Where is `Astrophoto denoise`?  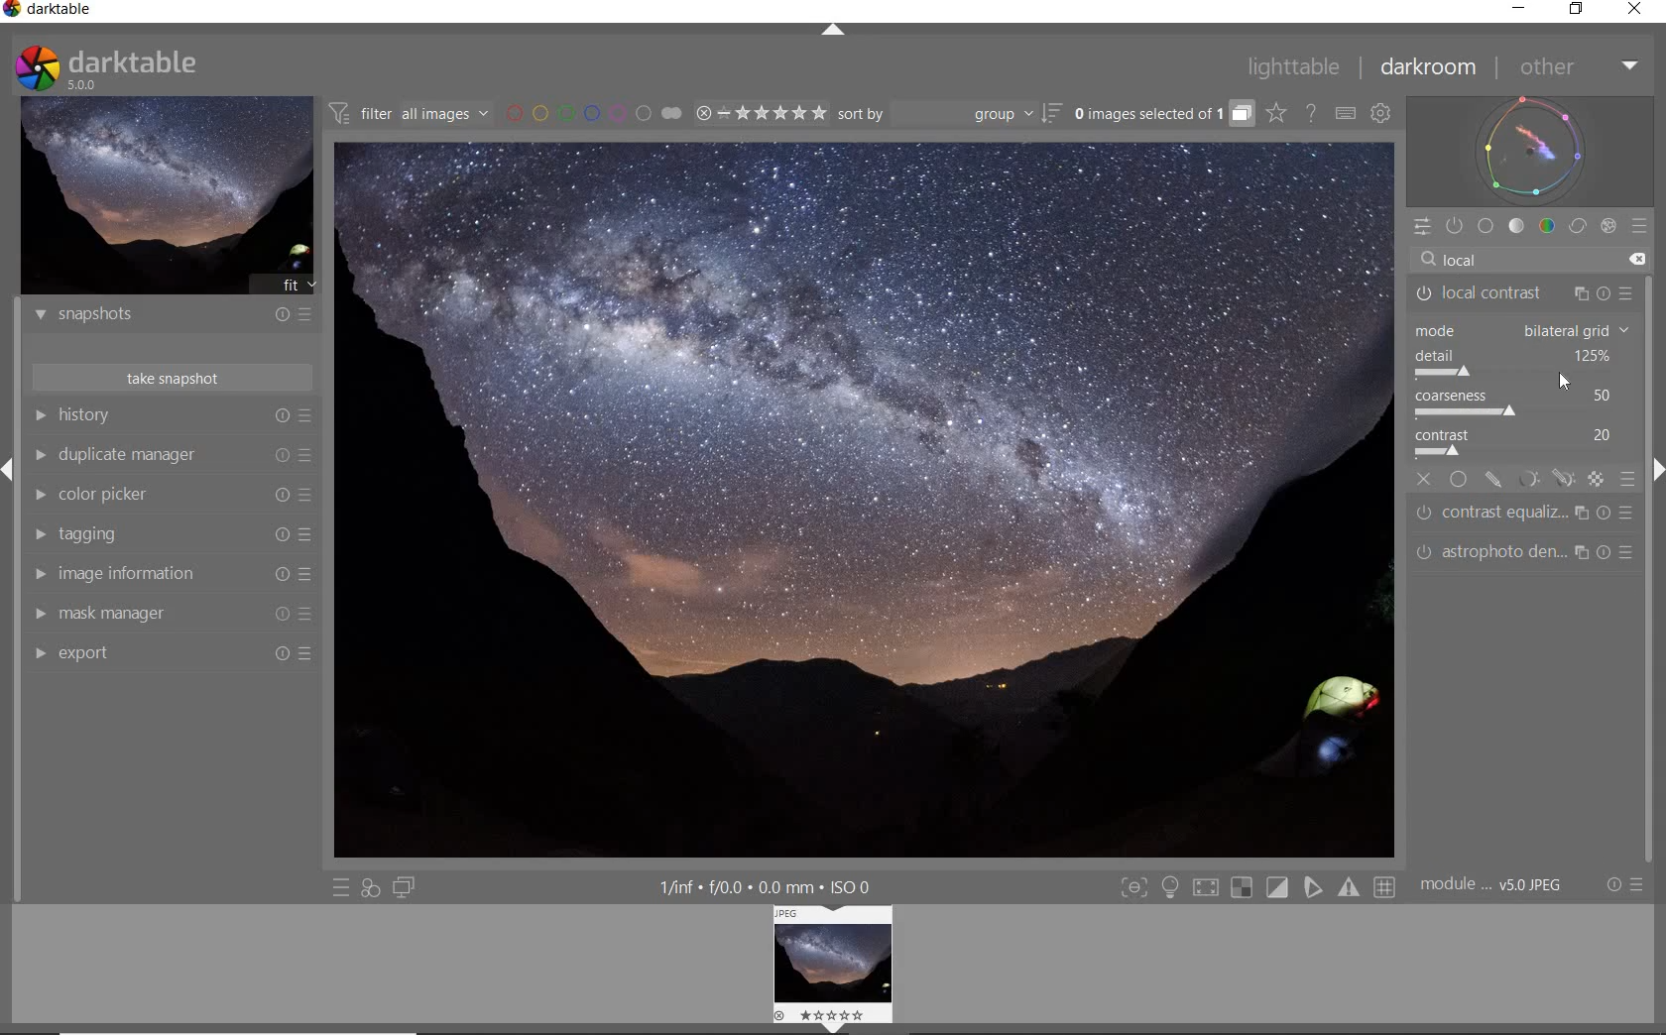
Astrophoto denoise is located at coordinates (1502, 552).